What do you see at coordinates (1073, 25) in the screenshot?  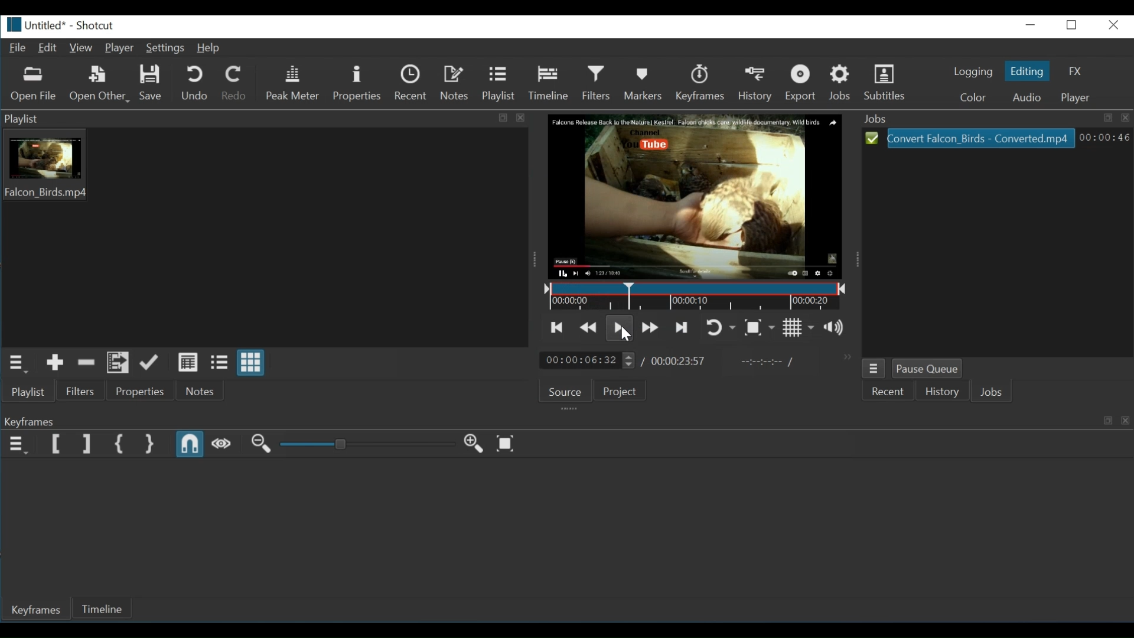 I see `maximize` at bounding box center [1073, 25].